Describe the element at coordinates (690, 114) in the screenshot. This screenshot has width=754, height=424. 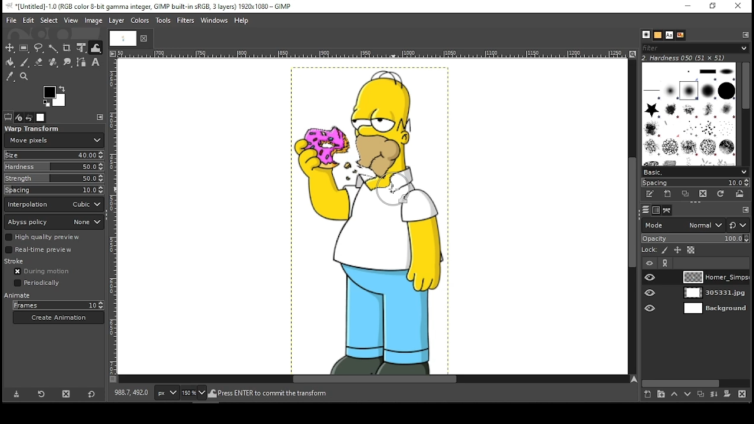
I see `brushes` at that location.